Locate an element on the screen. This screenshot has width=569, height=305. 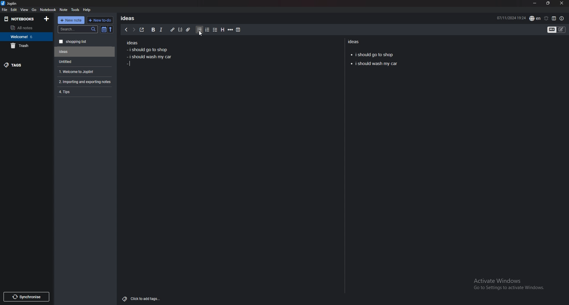
i should wash my car is located at coordinates (374, 64).